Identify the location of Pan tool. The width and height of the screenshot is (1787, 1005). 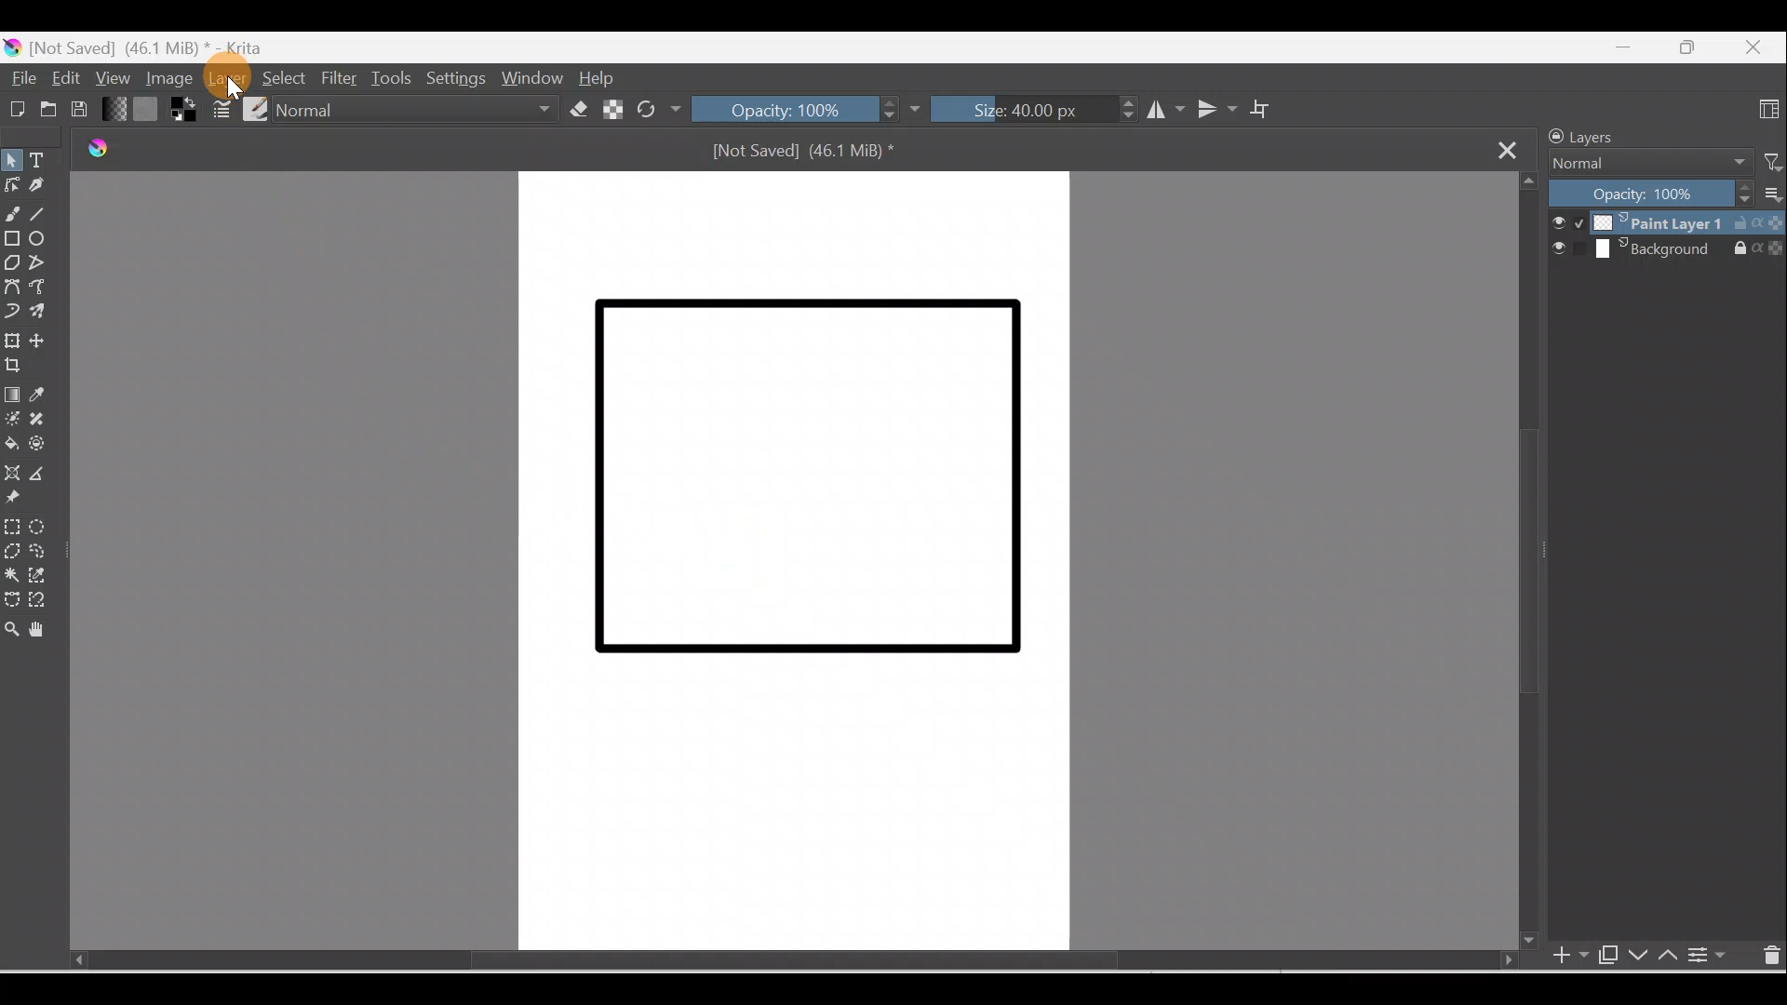
(42, 630).